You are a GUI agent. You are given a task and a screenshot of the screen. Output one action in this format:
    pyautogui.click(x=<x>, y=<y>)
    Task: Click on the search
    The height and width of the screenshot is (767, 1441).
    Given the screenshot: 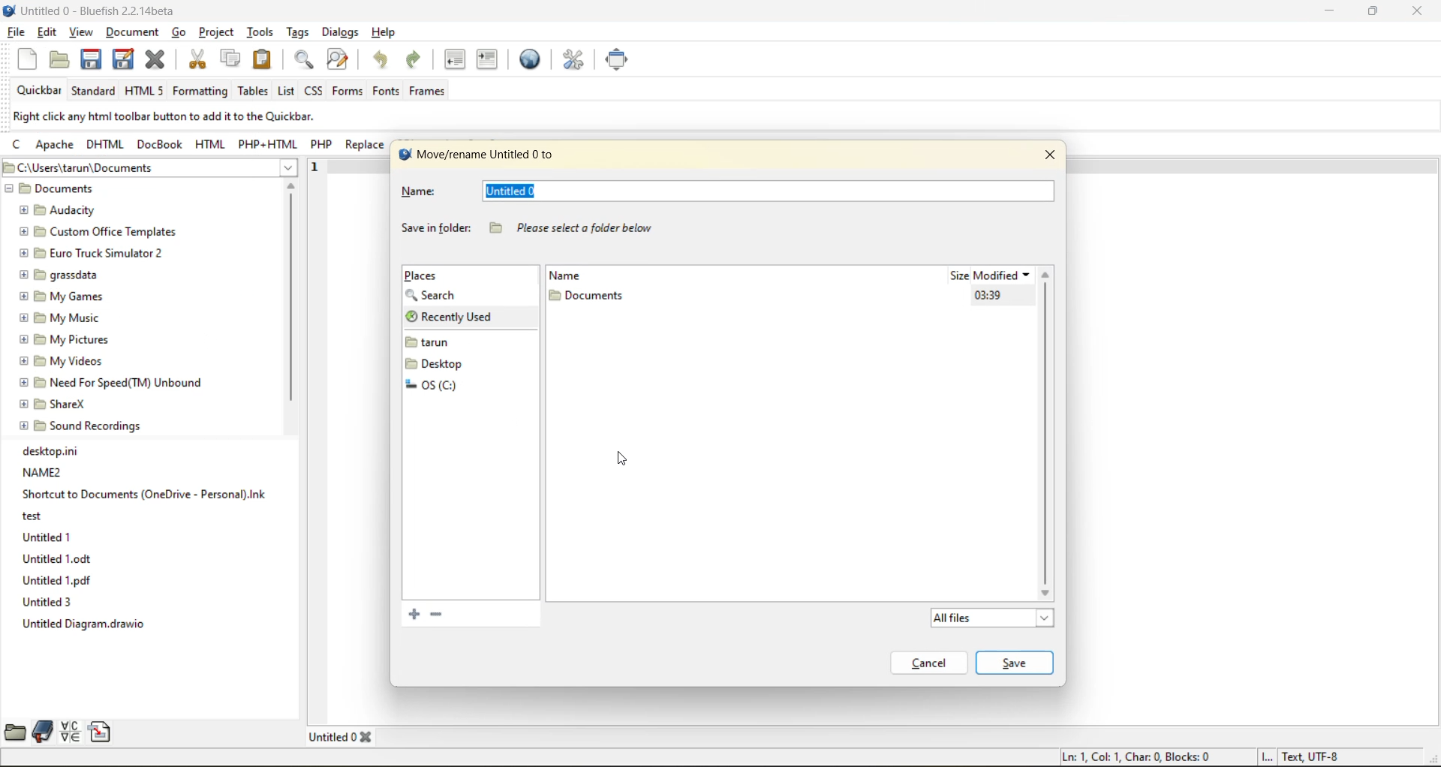 What is the action you would take?
    pyautogui.click(x=443, y=296)
    